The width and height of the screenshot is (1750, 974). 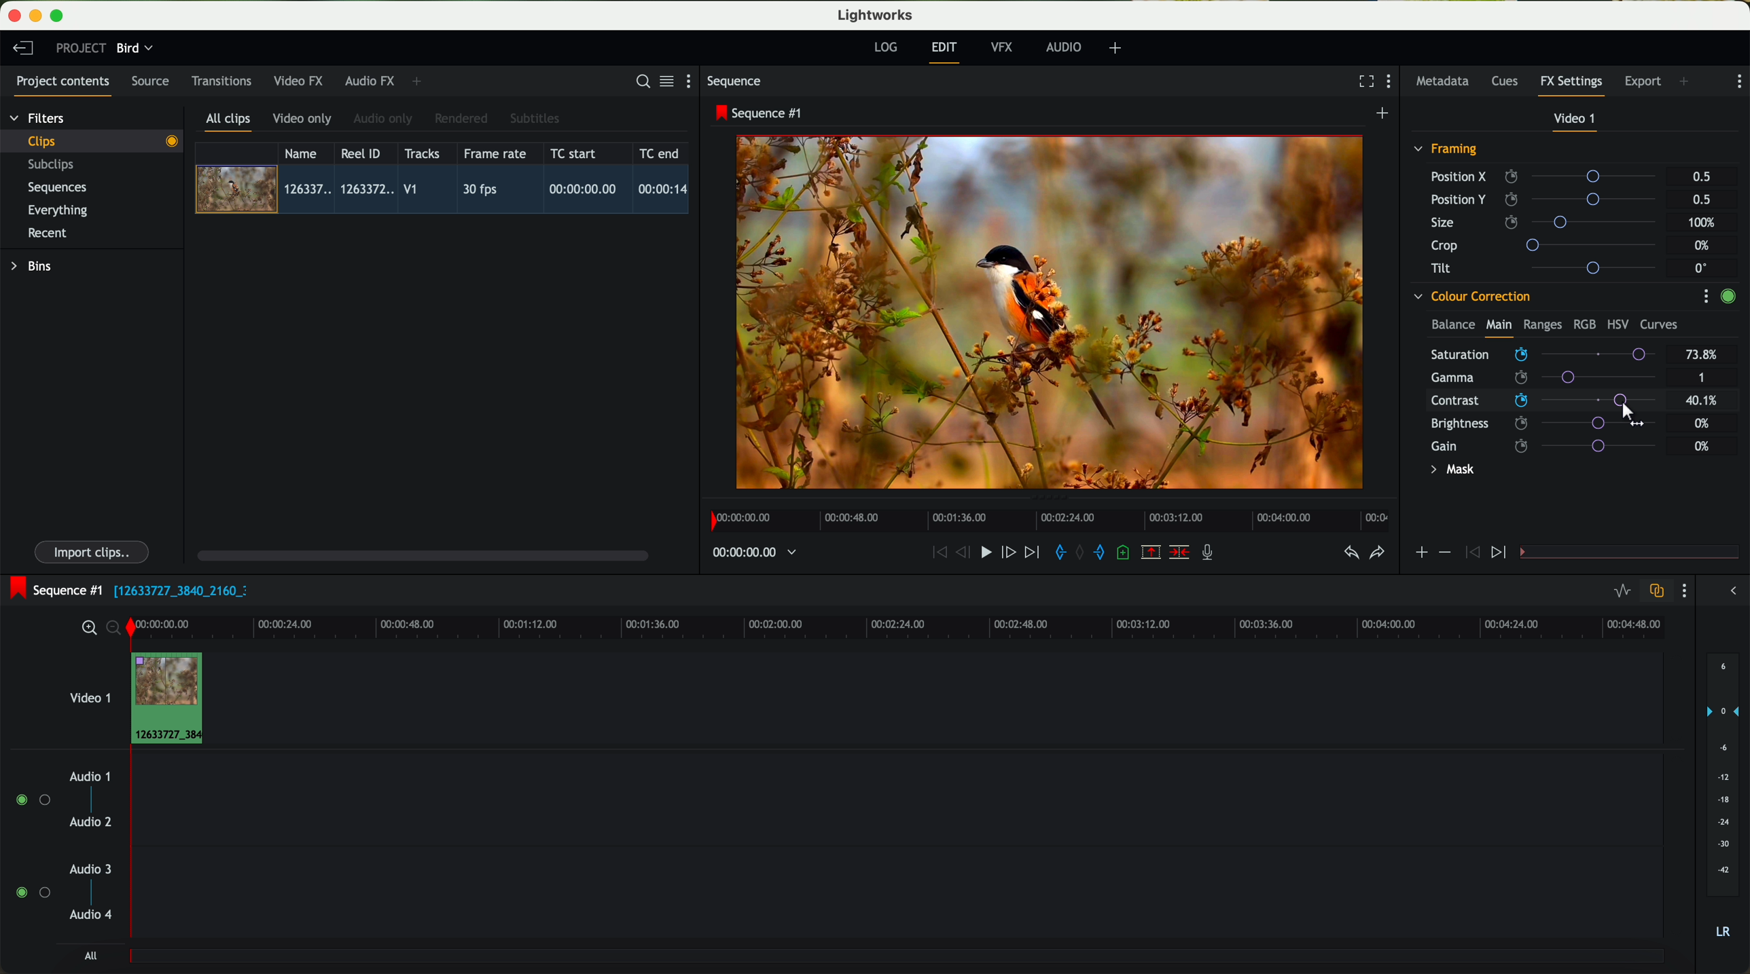 I want to click on scroll bar, so click(x=421, y=555).